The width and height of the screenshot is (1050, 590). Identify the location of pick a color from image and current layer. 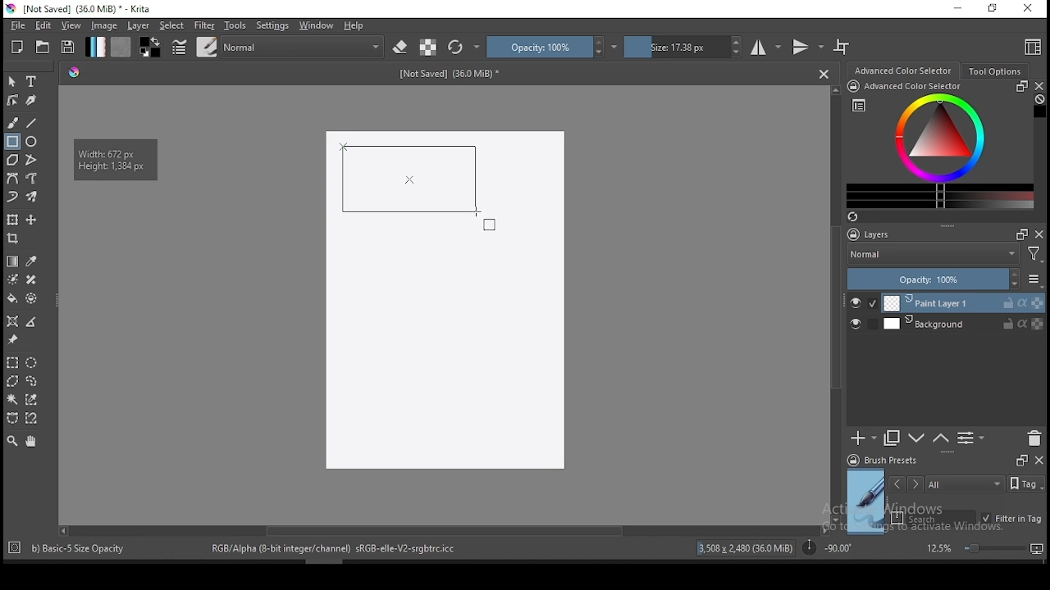
(32, 261).